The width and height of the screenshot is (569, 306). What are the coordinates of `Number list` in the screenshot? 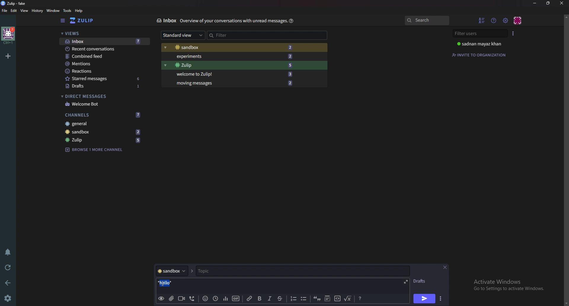 It's located at (293, 299).